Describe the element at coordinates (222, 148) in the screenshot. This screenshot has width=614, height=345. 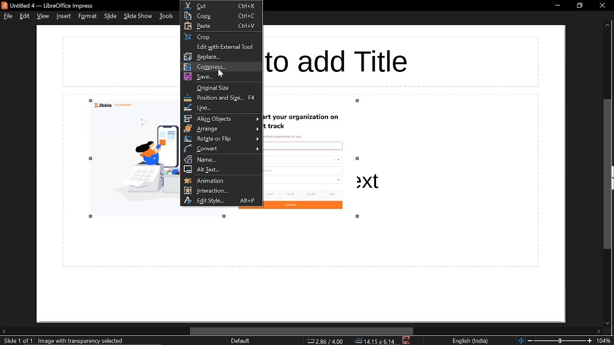
I see `convert` at that location.